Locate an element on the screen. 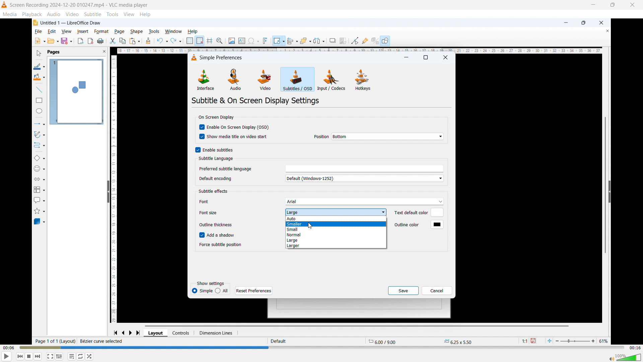 This screenshot has width=643, height=362. Interface  is located at coordinates (206, 80).